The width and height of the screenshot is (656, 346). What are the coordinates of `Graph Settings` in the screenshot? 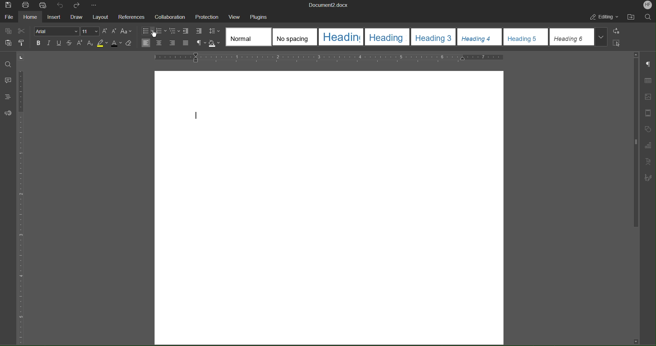 It's located at (646, 145).